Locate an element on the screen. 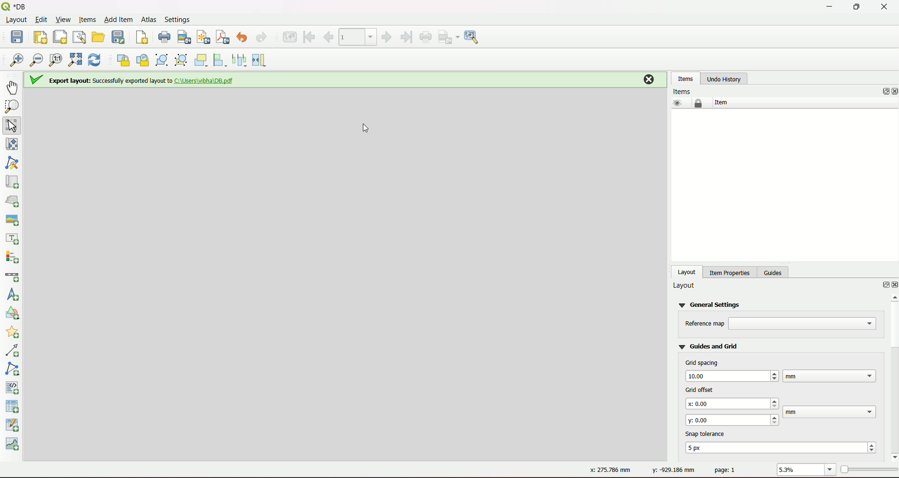 The width and height of the screenshot is (899, 478). Atlas is located at coordinates (148, 19).